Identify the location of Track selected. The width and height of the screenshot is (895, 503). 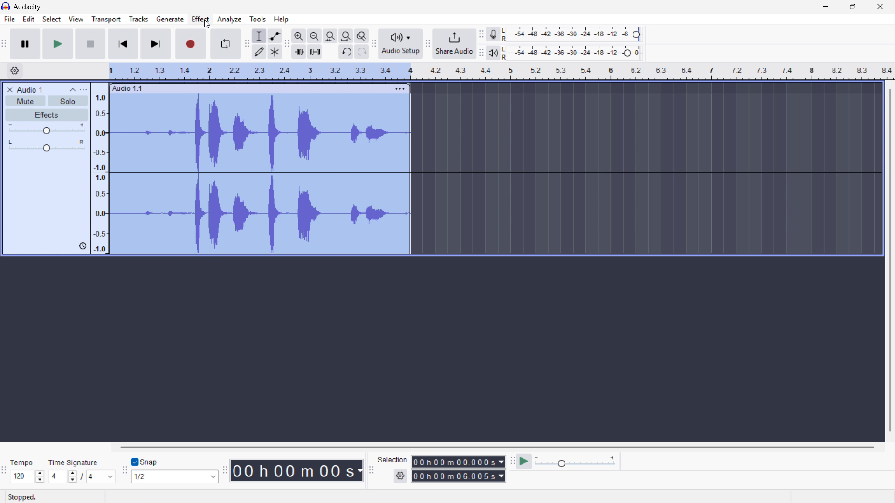
(260, 133).